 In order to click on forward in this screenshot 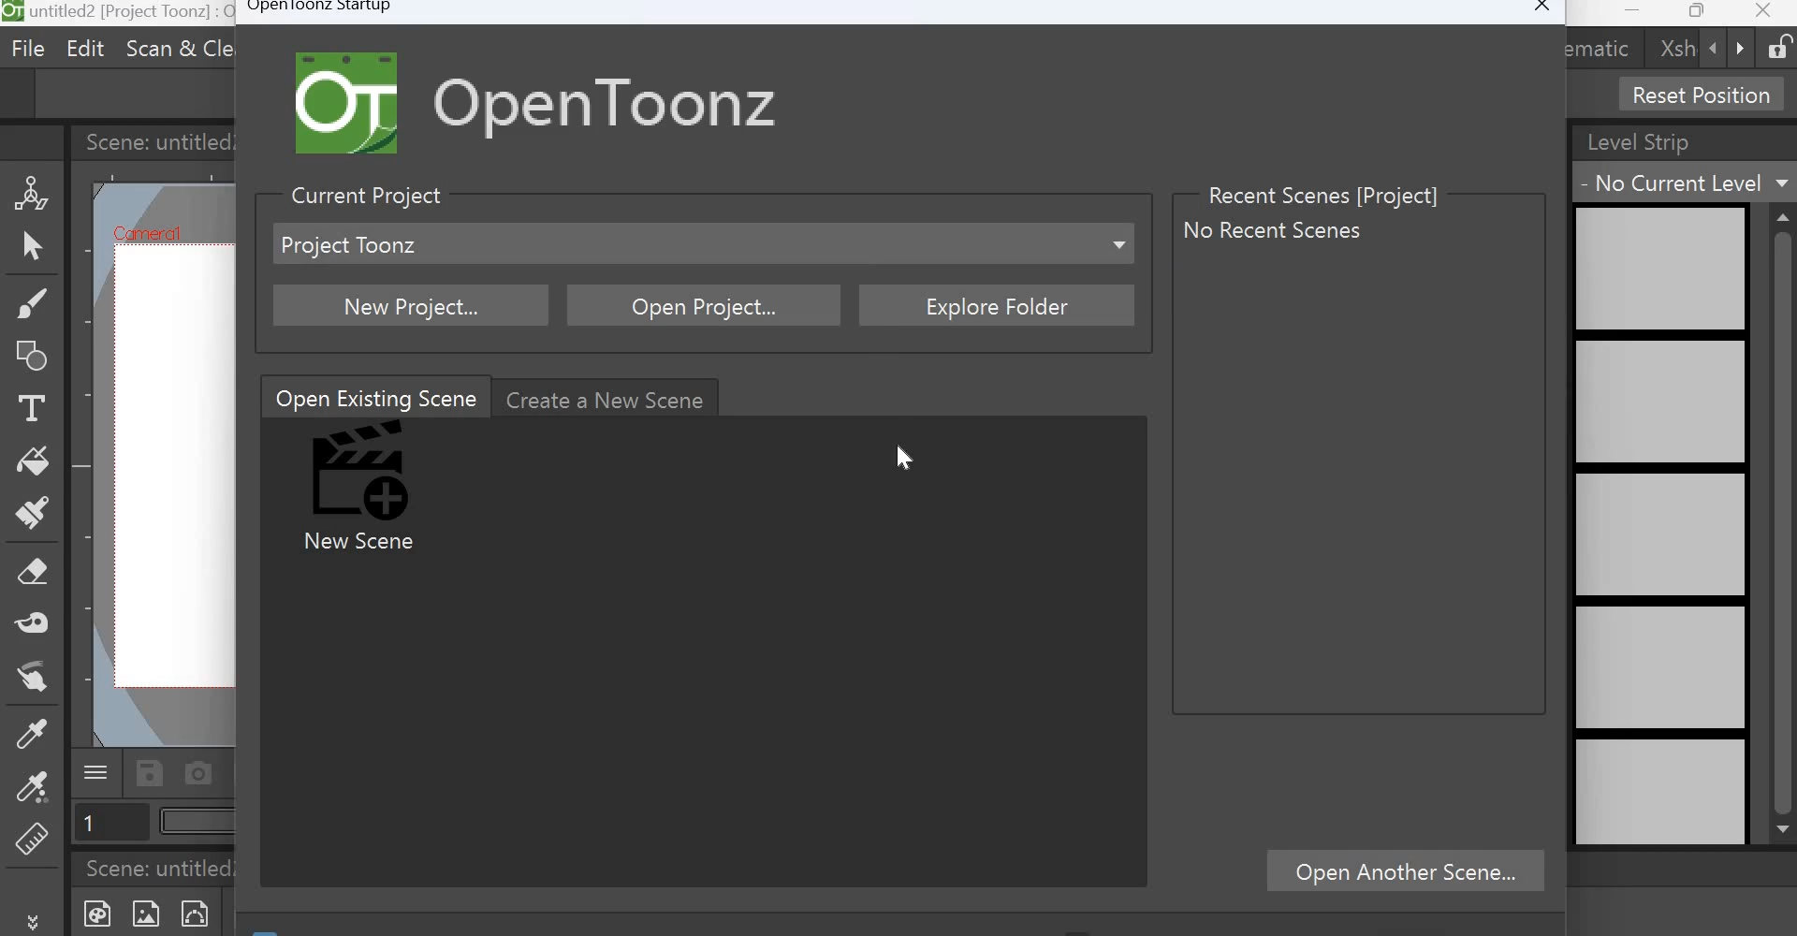, I will do `click(1737, 46)`.